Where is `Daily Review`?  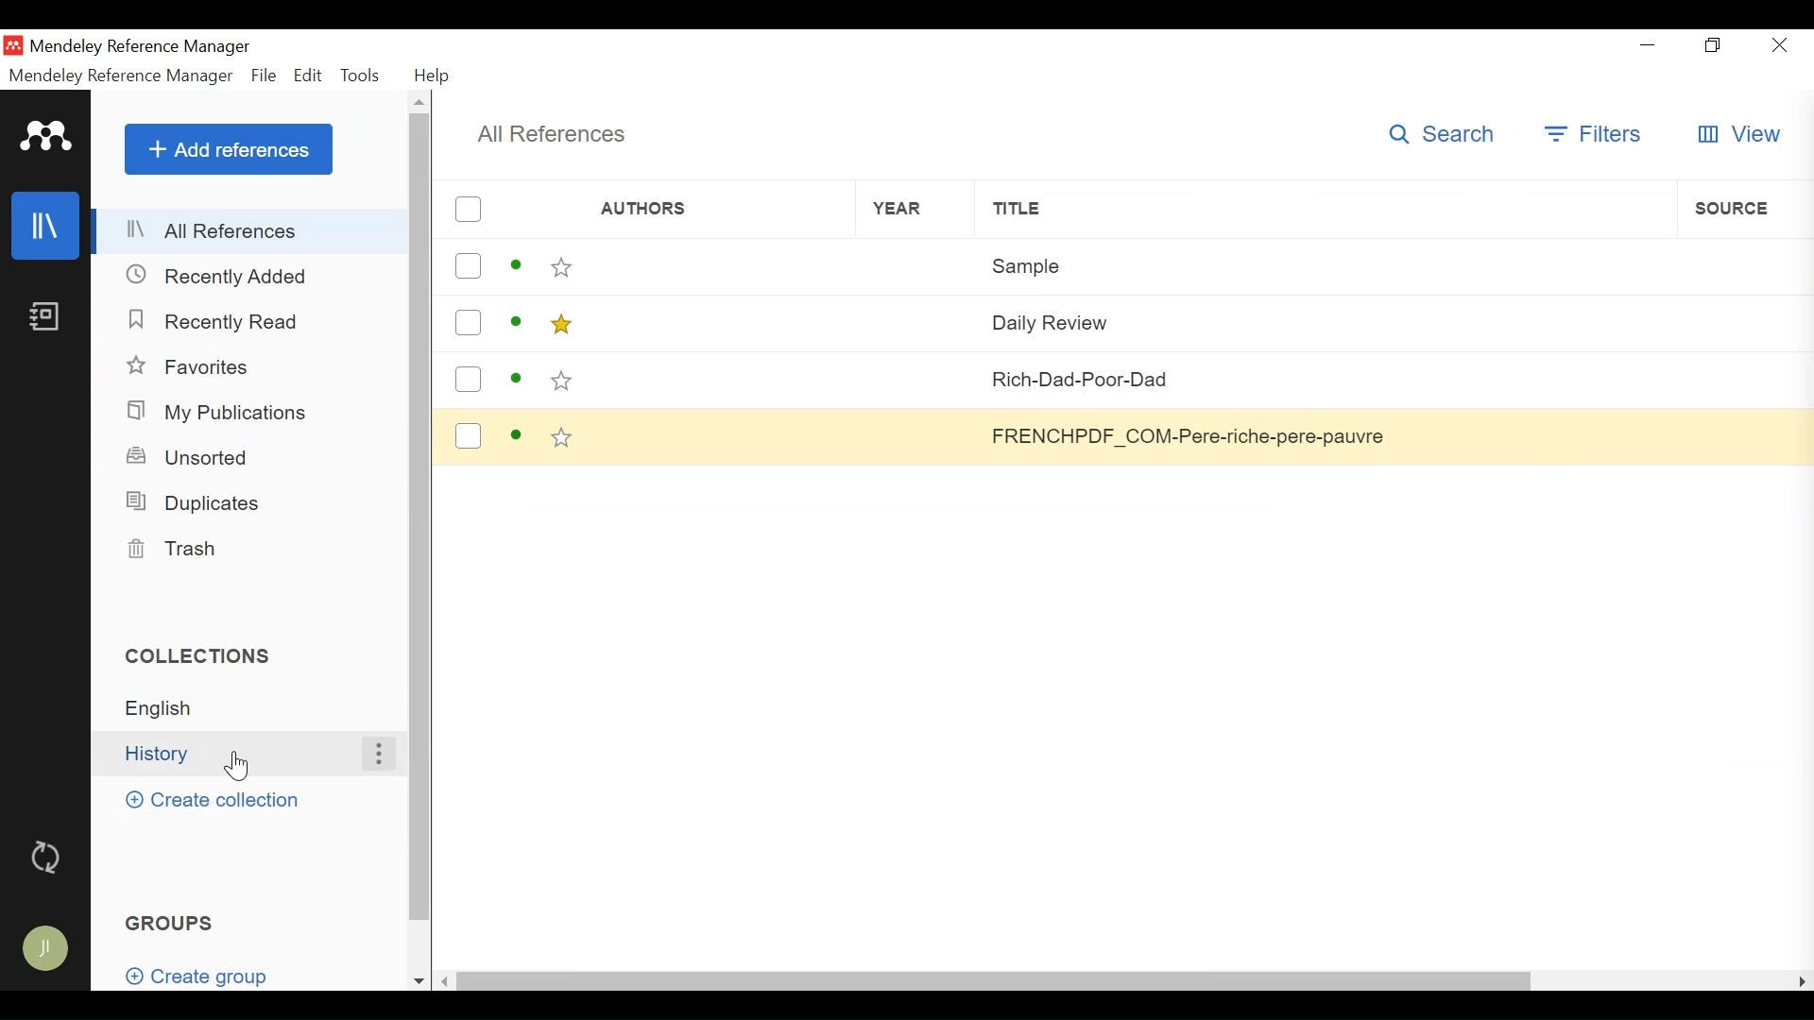
Daily Review is located at coordinates (1323, 320).